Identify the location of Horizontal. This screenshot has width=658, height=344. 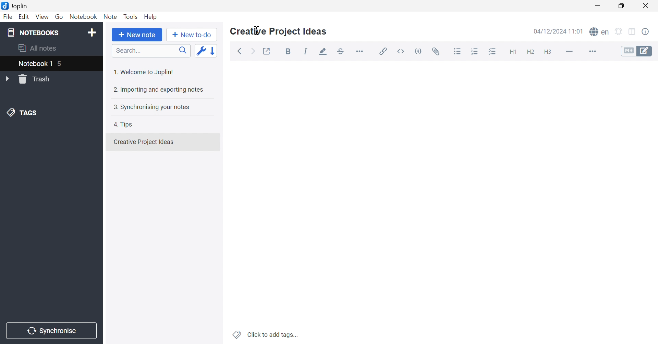
(362, 52).